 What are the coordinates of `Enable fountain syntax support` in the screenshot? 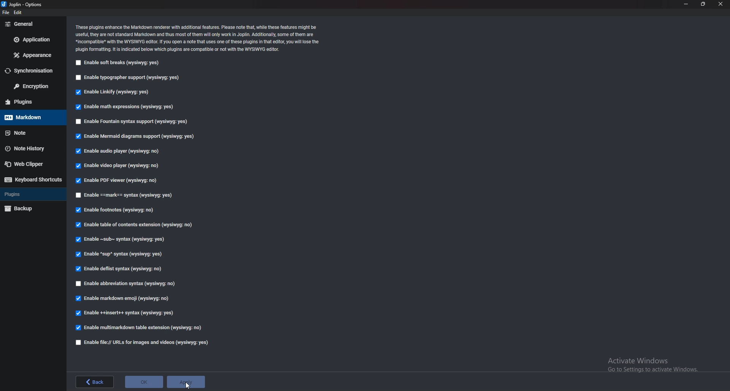 It's located at (138, 122).